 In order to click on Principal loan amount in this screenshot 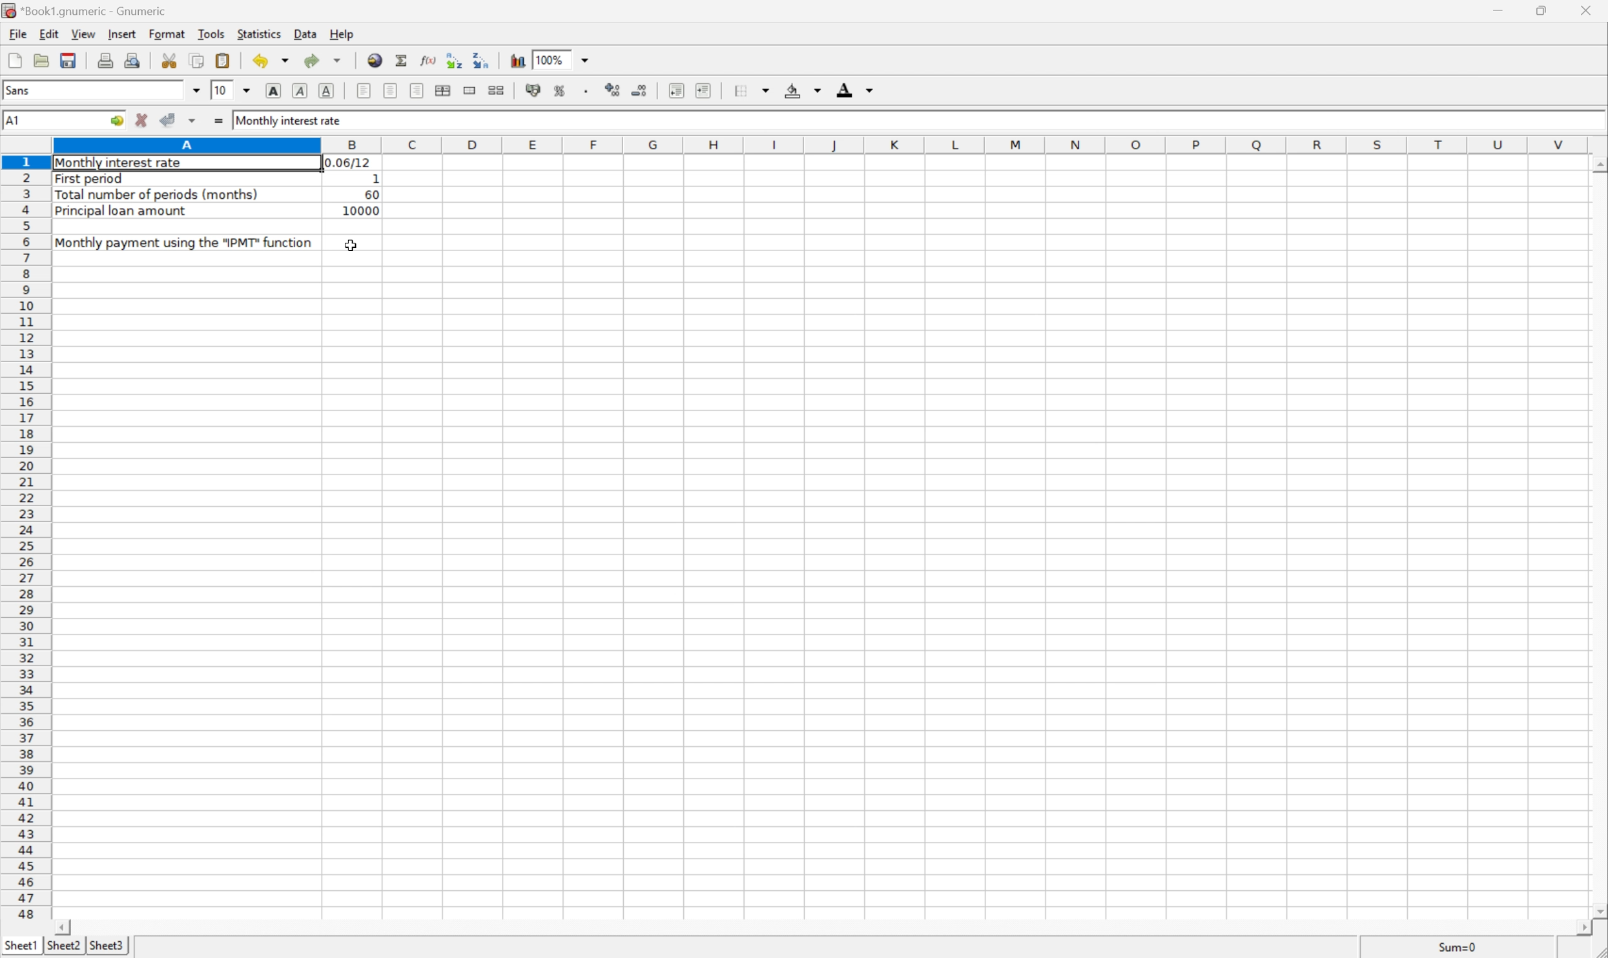, I will do `click(122, 212)`.